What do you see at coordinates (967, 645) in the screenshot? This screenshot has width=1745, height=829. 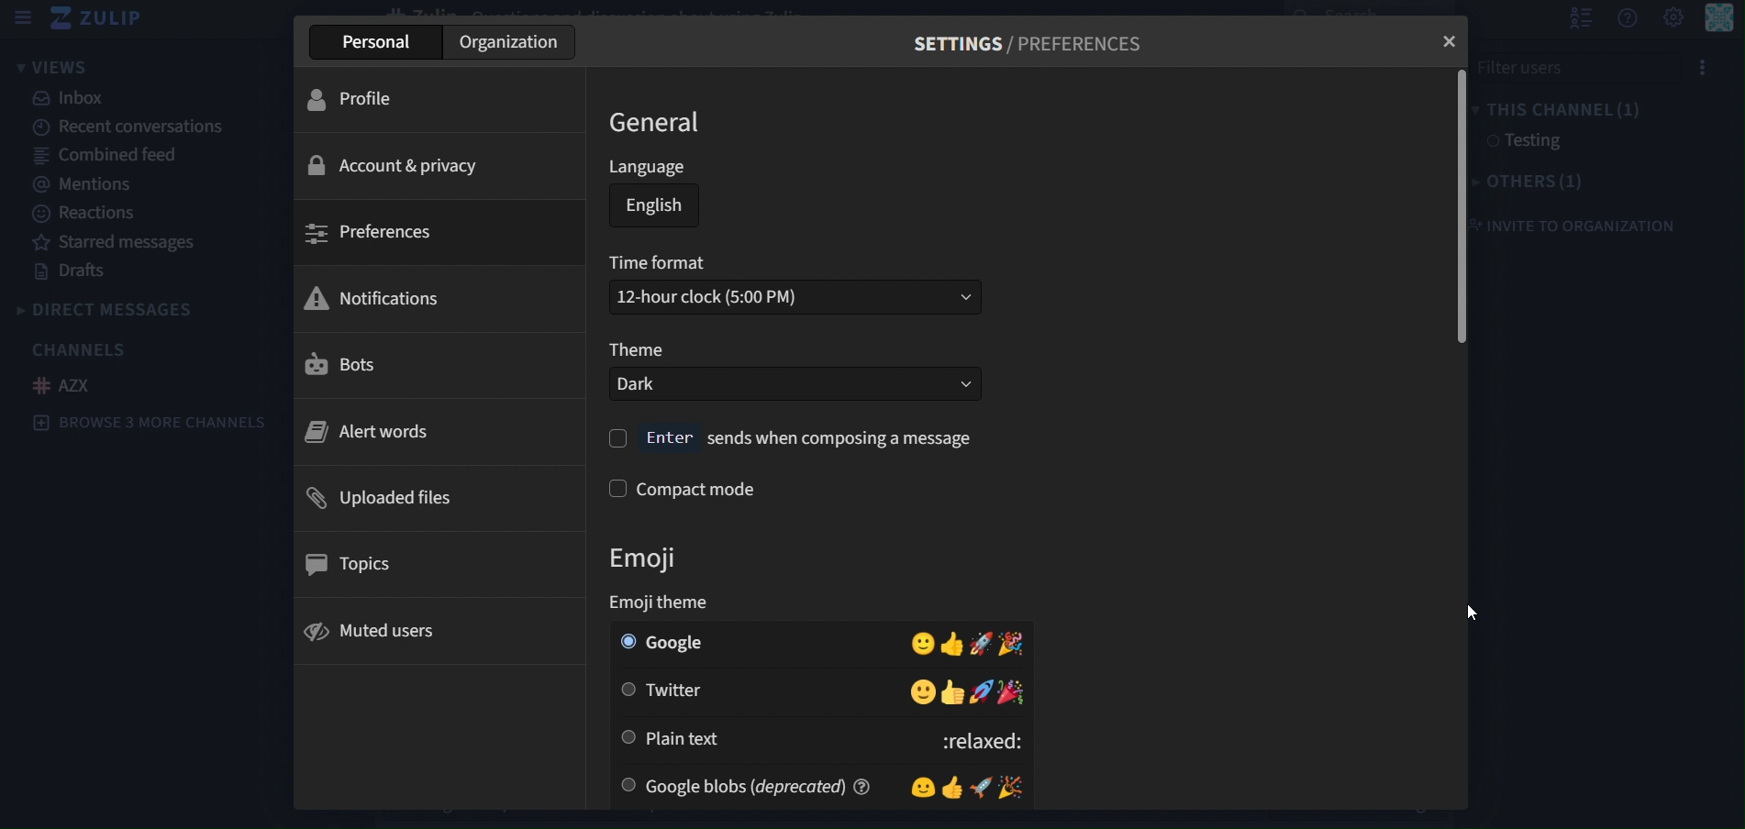 I see `emojis` at bounding box center [967, 645].